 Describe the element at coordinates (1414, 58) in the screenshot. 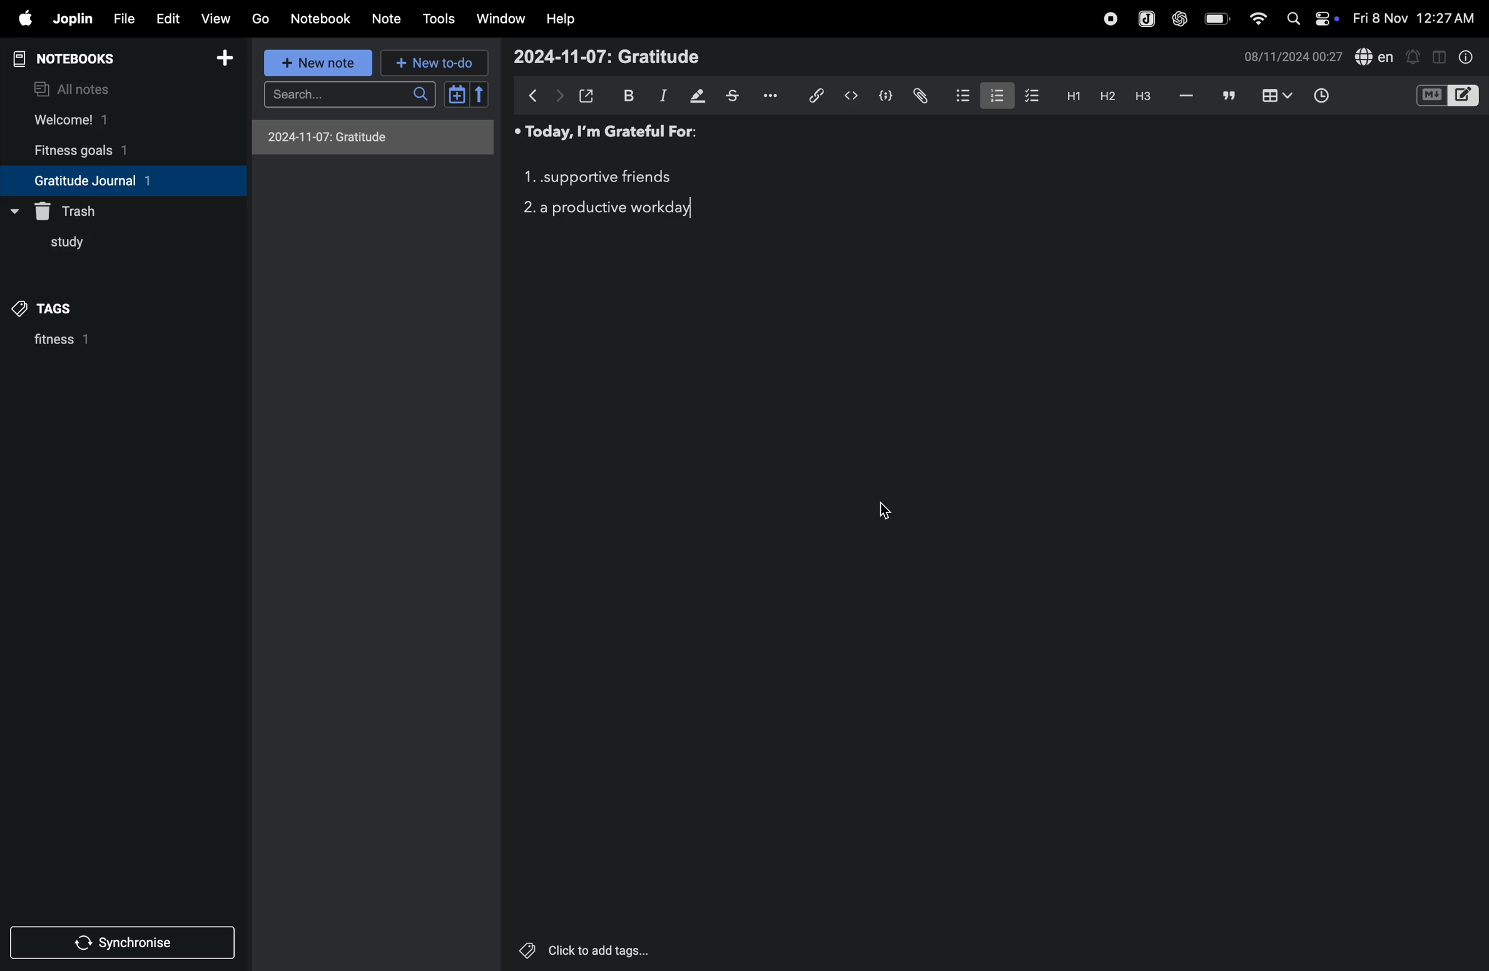

I see `create alert` at that location.